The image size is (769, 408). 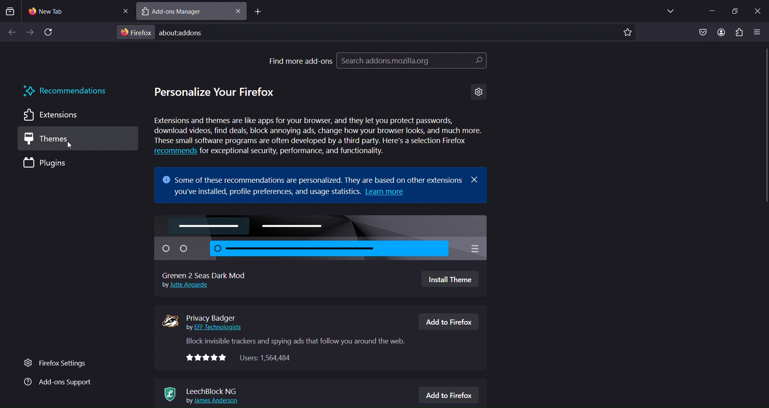 What do you see at coordinates (386, 193) in the screenshot?
I see `Learn more` at bounding box center [386, 193].